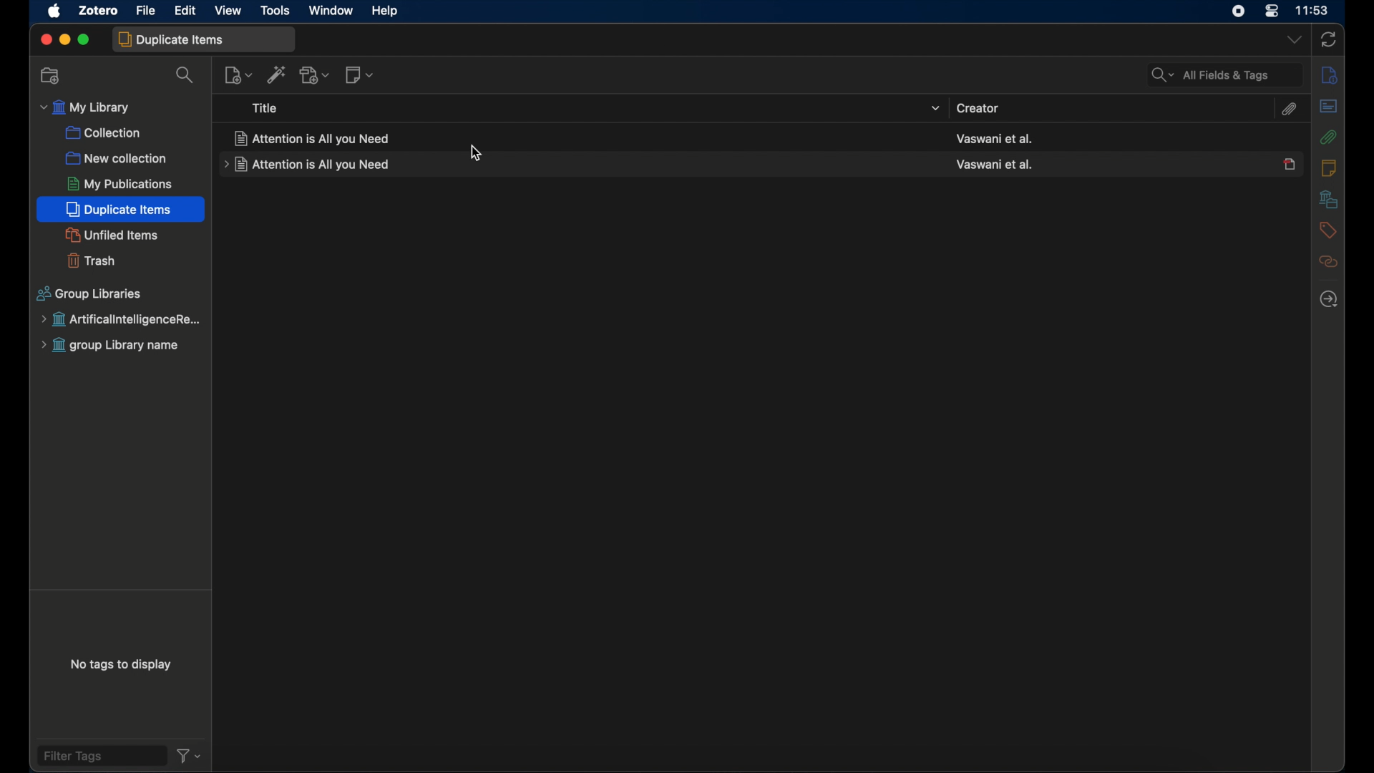  I want to click on creator, so click(994, 163).